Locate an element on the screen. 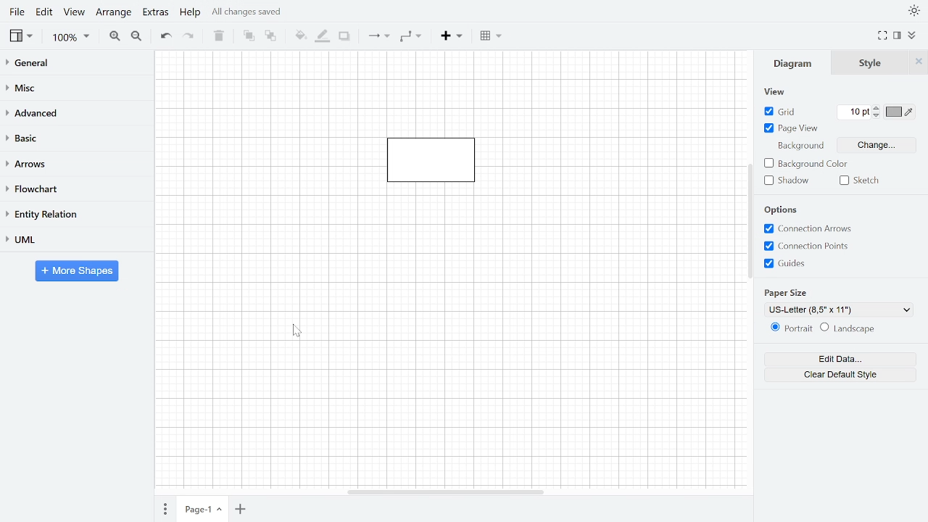 The width and height of the screenshot is (928, 522). Connection points is located at coordinates (811, 246).